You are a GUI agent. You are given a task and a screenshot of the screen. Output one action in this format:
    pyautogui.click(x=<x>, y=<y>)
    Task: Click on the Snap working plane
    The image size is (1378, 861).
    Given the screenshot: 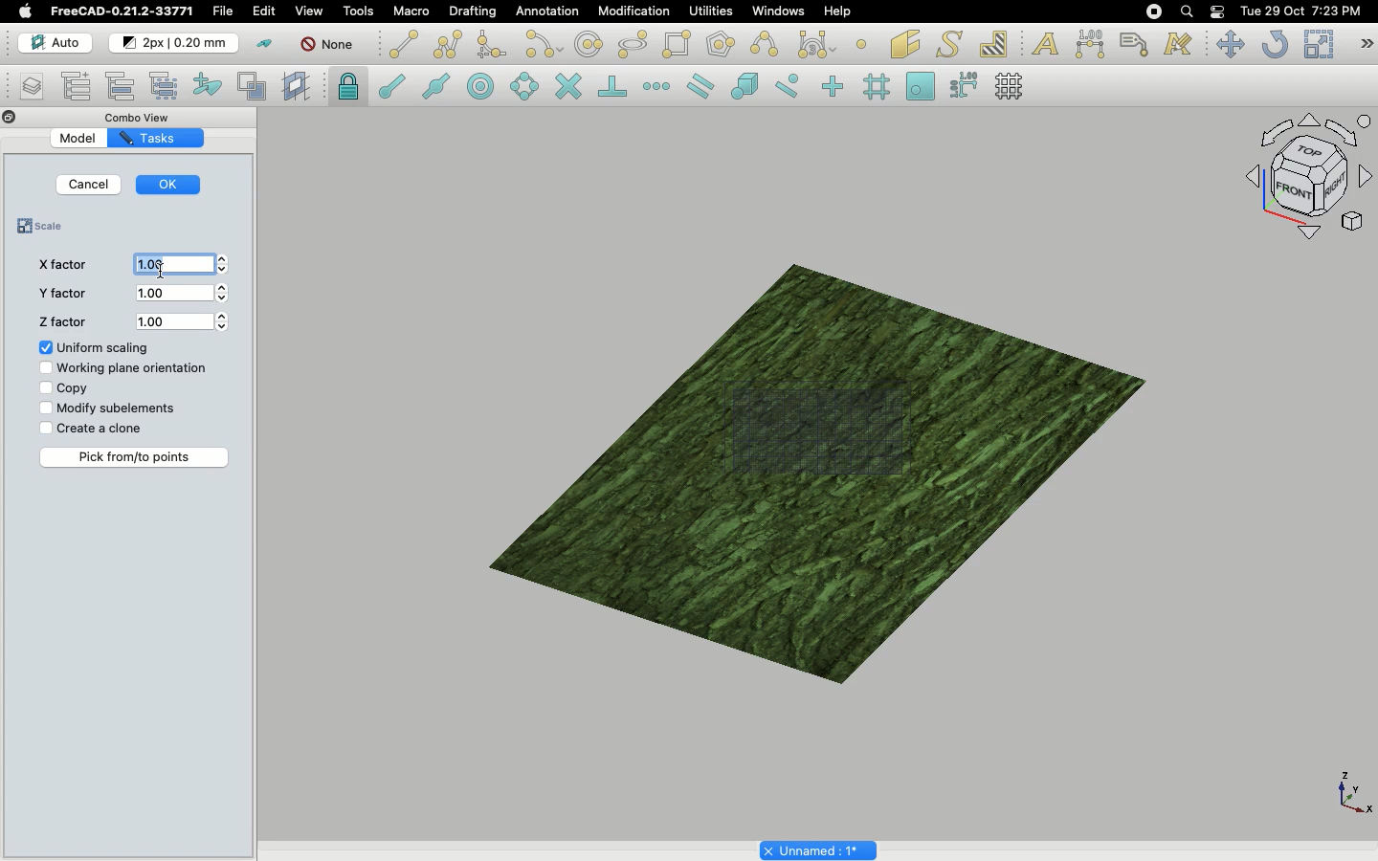 What is the action you would take?
    pyautogui.click(x=918, y=83)
    